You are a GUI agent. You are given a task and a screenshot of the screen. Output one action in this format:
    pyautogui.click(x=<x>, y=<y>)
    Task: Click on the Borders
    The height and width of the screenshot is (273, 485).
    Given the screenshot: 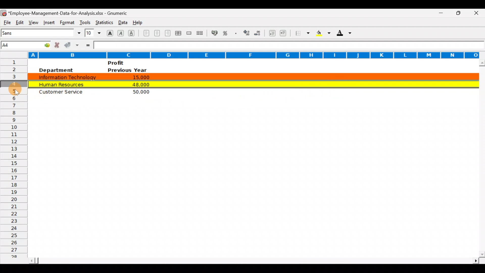 What is the action you would take?
    pyautogui.click(x=303, y=33)
    